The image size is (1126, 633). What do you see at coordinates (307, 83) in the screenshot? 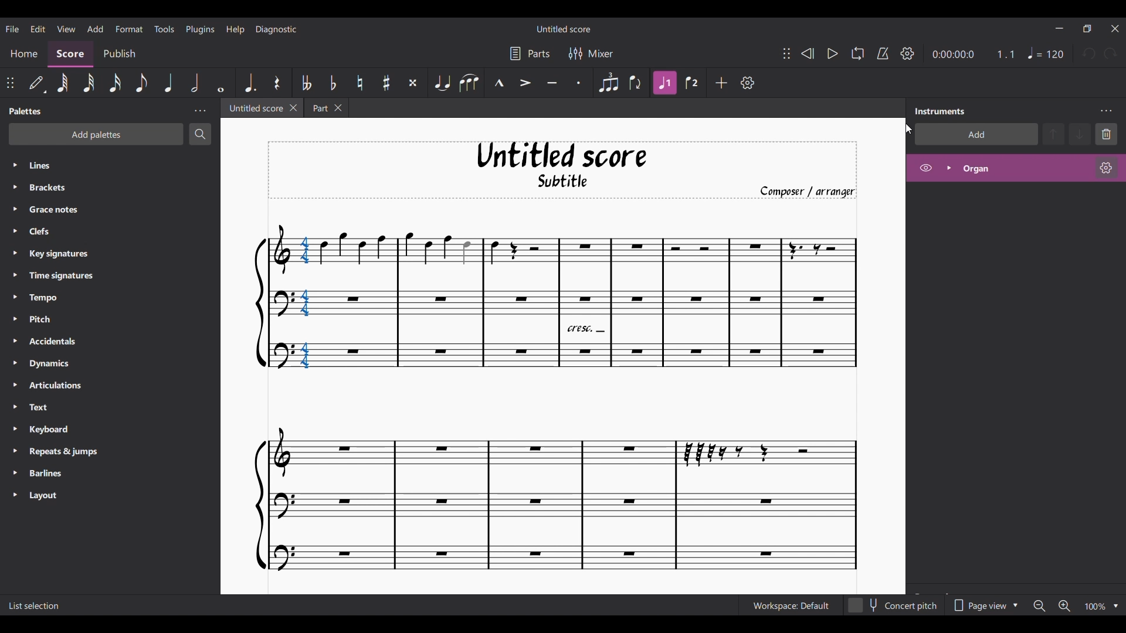
I see `Toggle double flat` at bounding box center [307, 83].